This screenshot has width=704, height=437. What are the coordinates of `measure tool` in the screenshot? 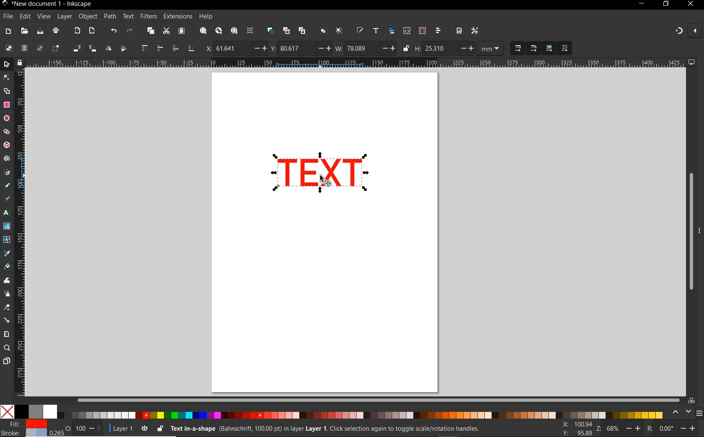 It's located at (7, 334).